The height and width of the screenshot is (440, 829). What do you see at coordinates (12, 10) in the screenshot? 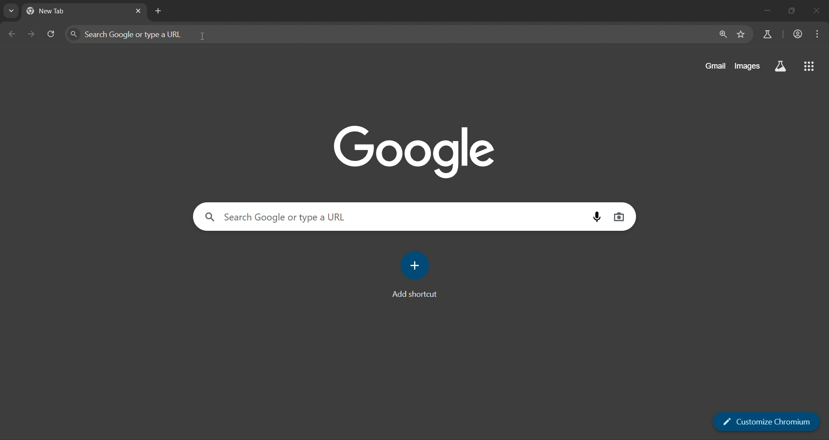
I see `search tabs` at bounding box center [12, 10].